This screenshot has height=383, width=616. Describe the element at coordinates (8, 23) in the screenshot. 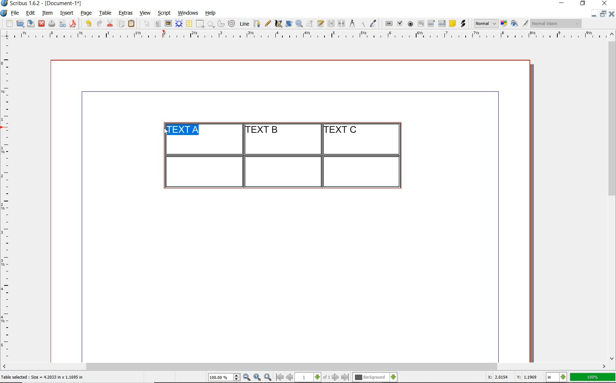

I see `new` at that location.